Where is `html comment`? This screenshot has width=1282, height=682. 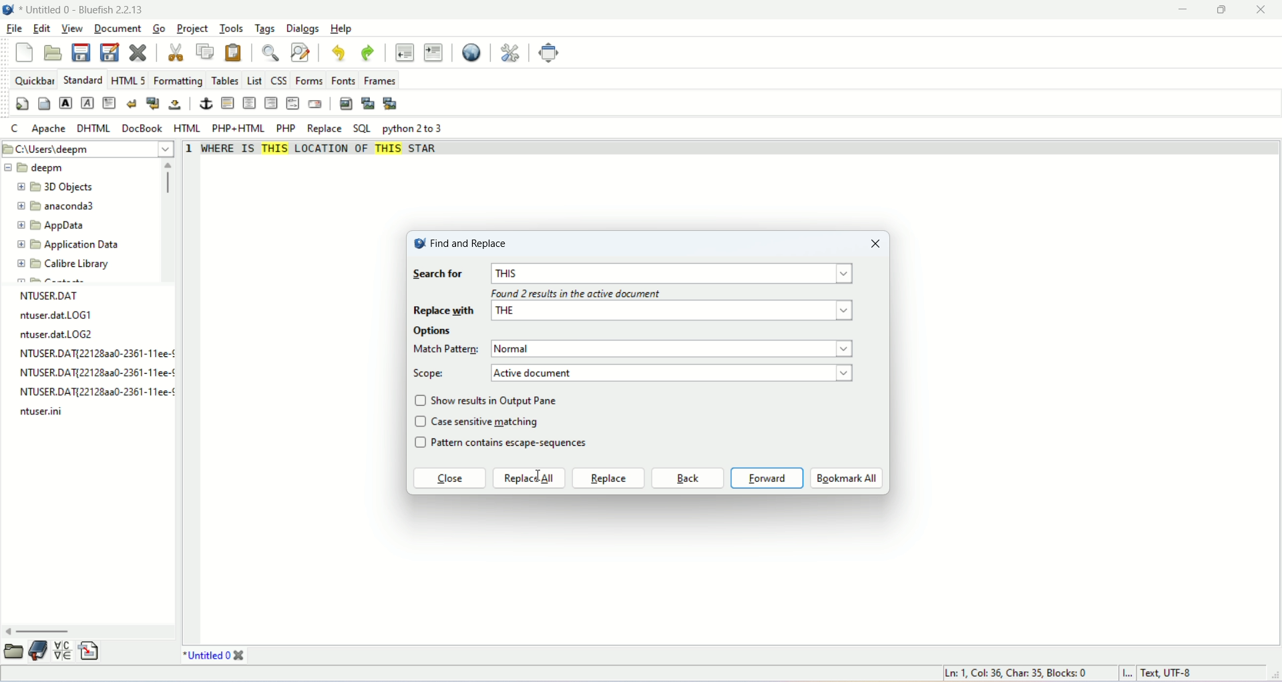 html comment is located at coordinates (293, 104).